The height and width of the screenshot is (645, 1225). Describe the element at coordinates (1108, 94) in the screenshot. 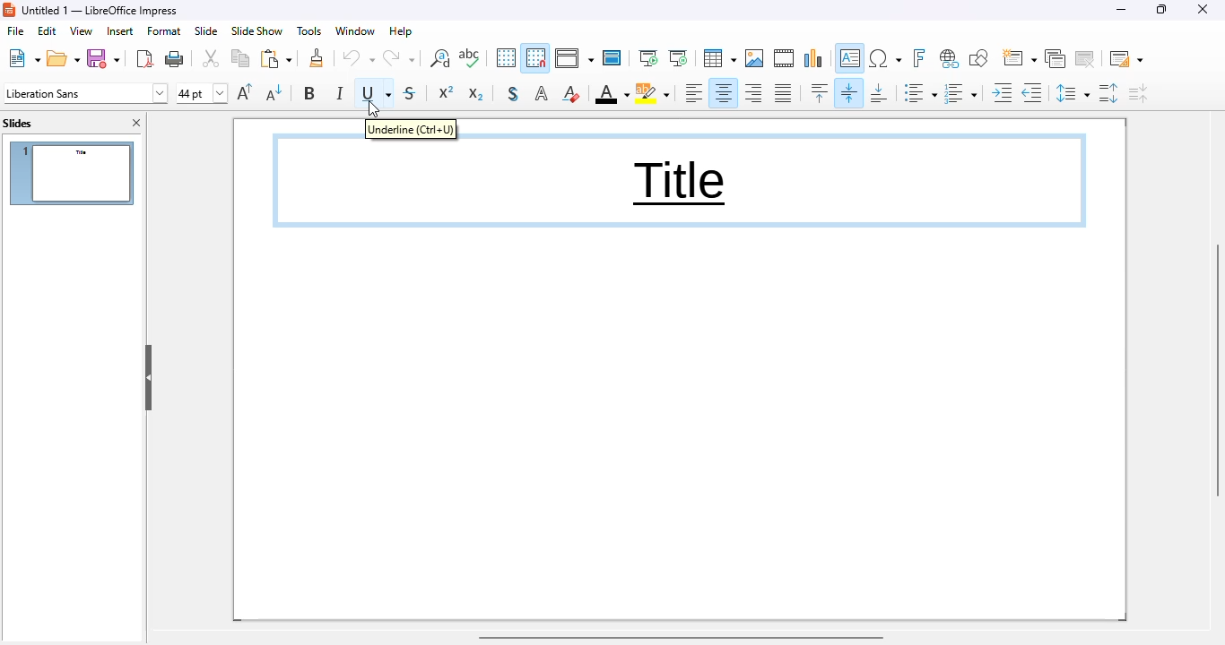

I see `increase paragraph spacing` at that location.